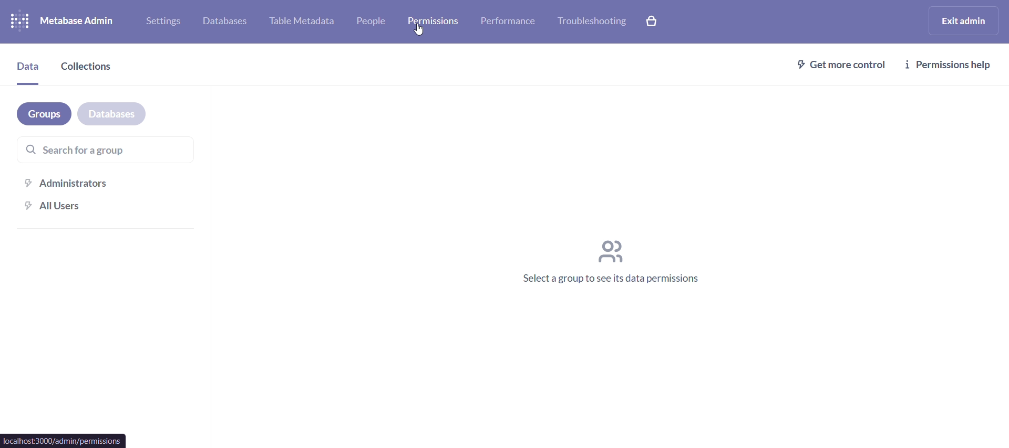  I want to click on people, so click(374, 20).